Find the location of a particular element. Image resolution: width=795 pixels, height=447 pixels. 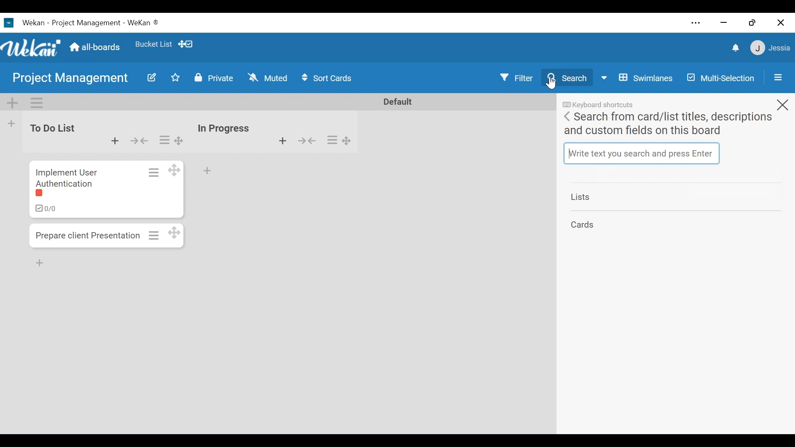

Write text you search and press enter is located at coordinates (643, 154).